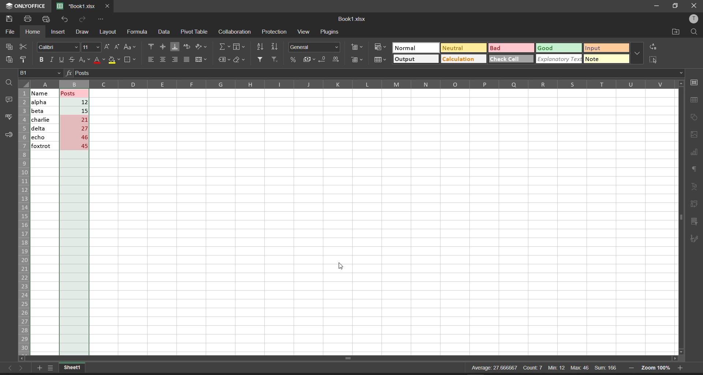 This screenshot has width=703, height=375. What do you see at coordinates (239, 47) in the screenshot?
I see `fill` at bounding box center [239, 47].